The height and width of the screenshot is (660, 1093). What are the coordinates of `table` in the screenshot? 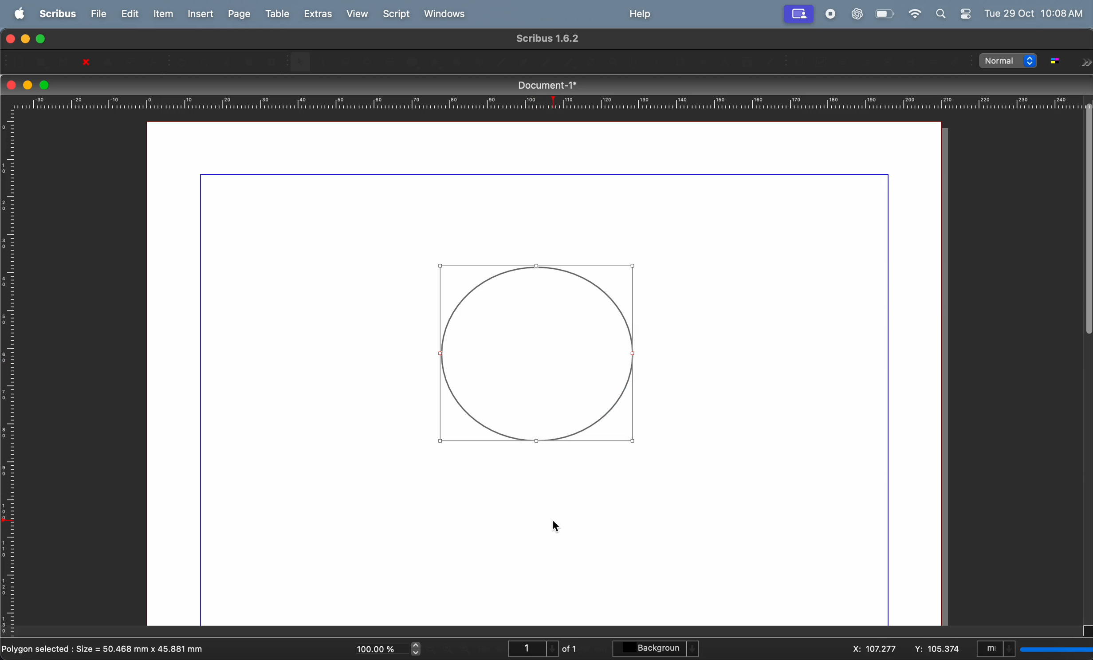 It's located at (275, 13).